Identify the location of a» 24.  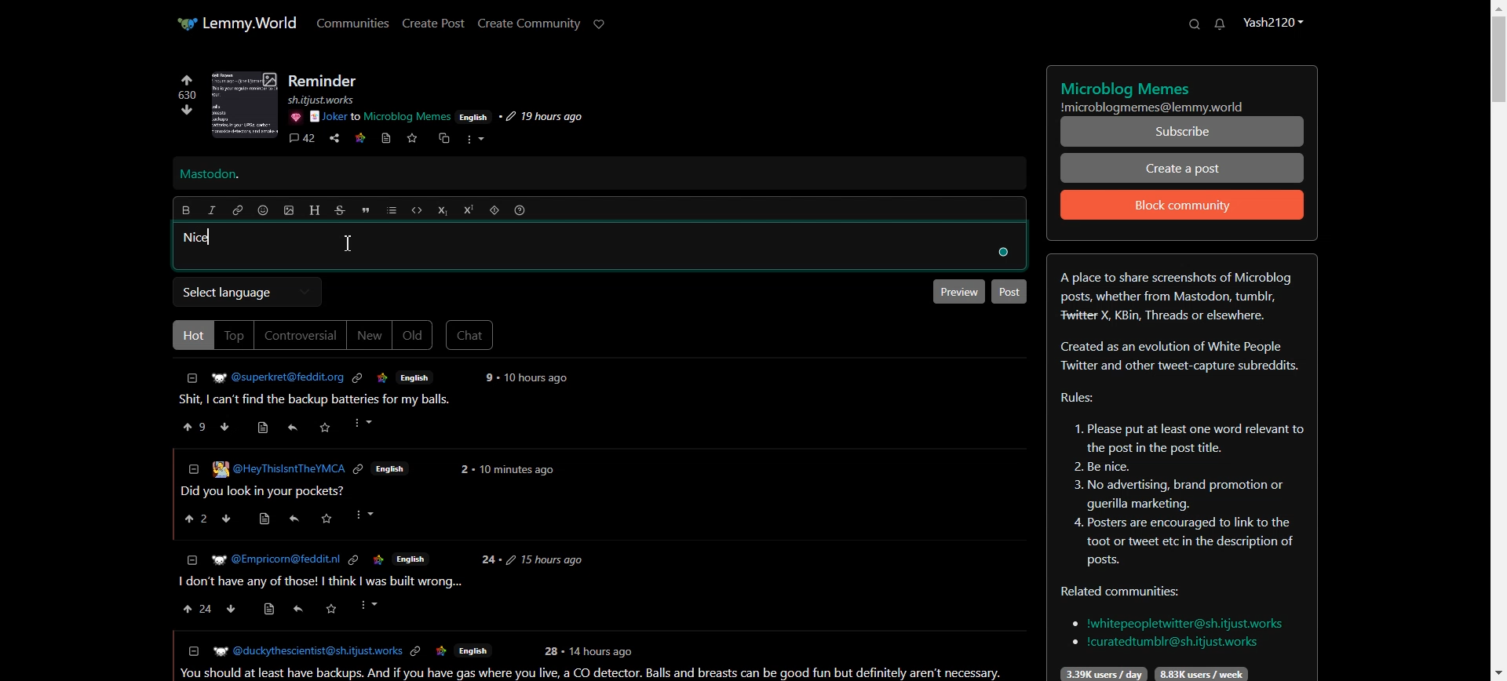
(195, 609).